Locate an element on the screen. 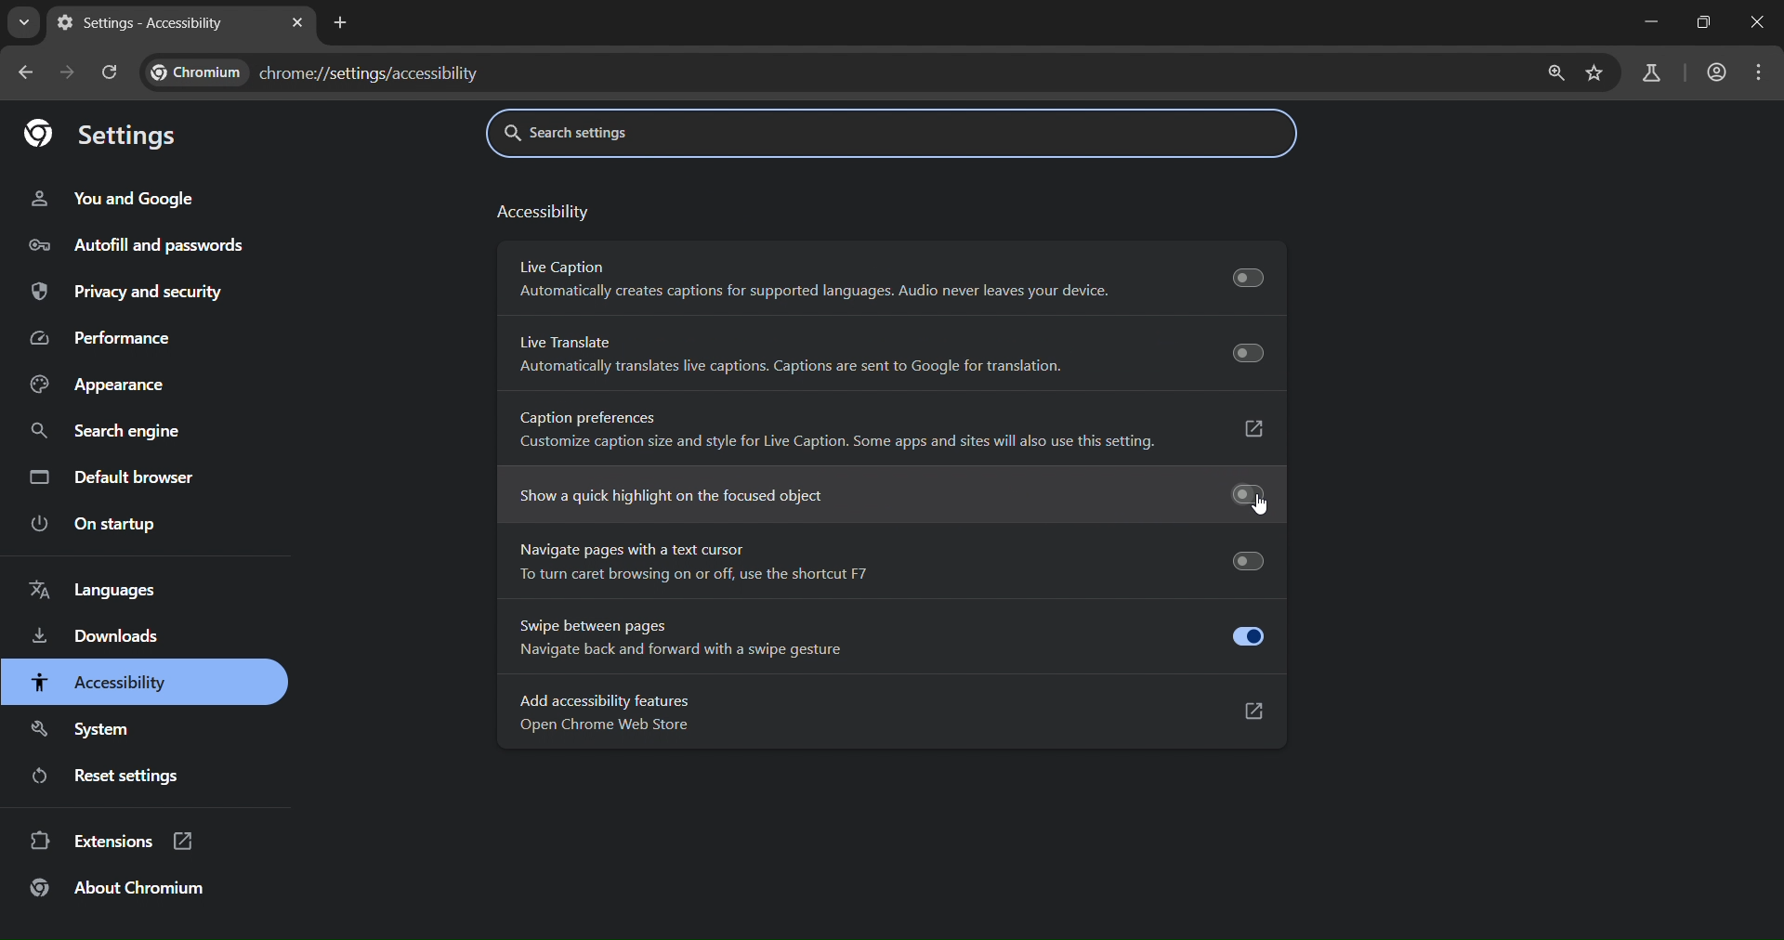 Image resolution: width=1784 pixels, height=940 pixels. search labs is located at coordinates (1649, 72).